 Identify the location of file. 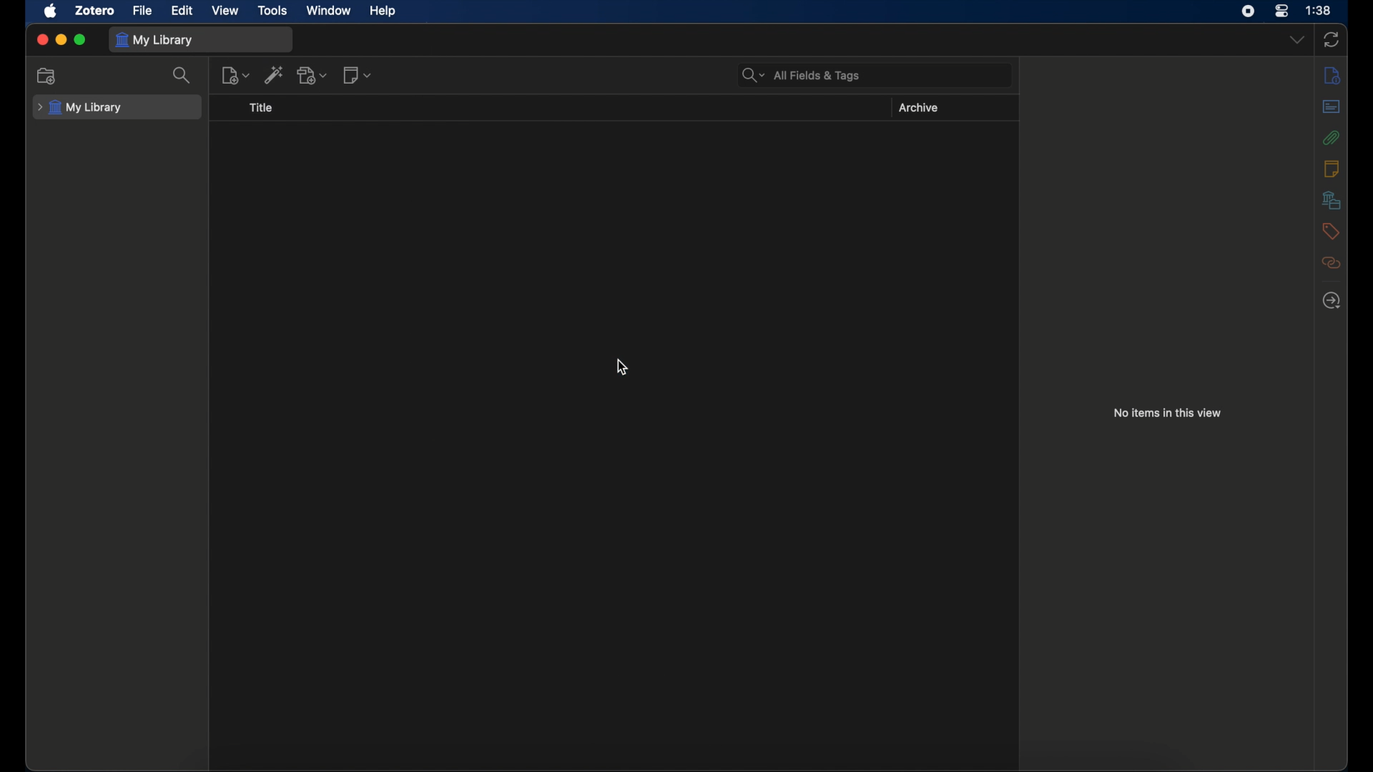
(143, 11).